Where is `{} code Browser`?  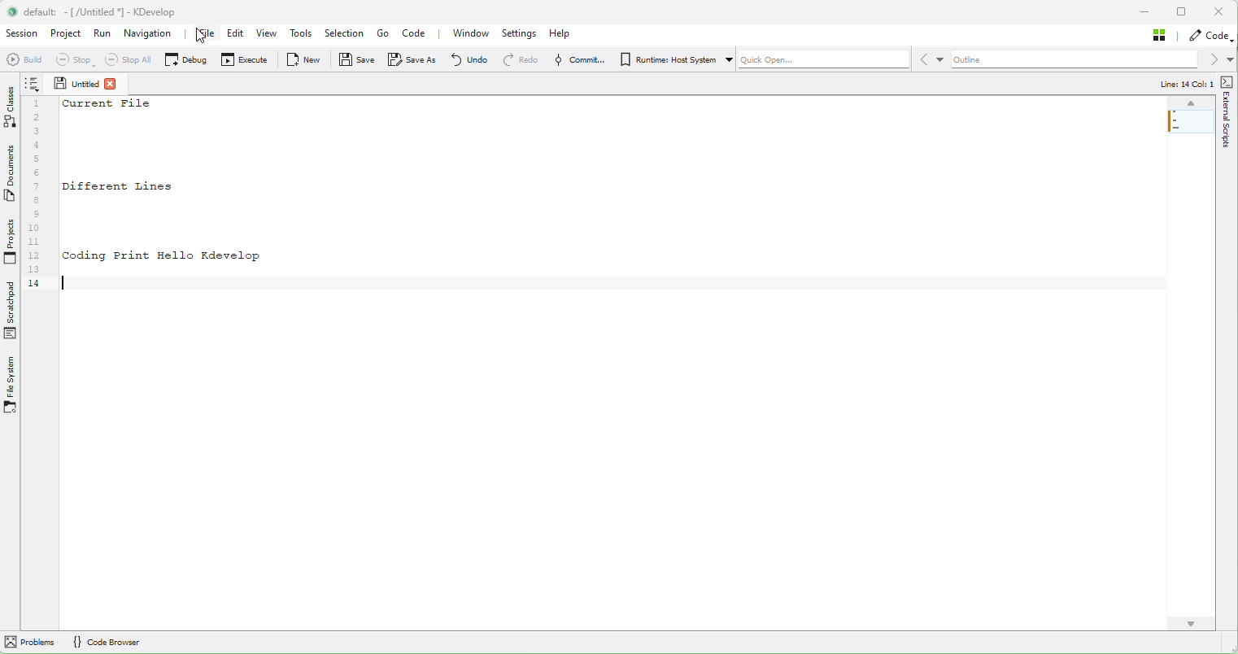 {} code Browser is located at coordinates (106, 641).